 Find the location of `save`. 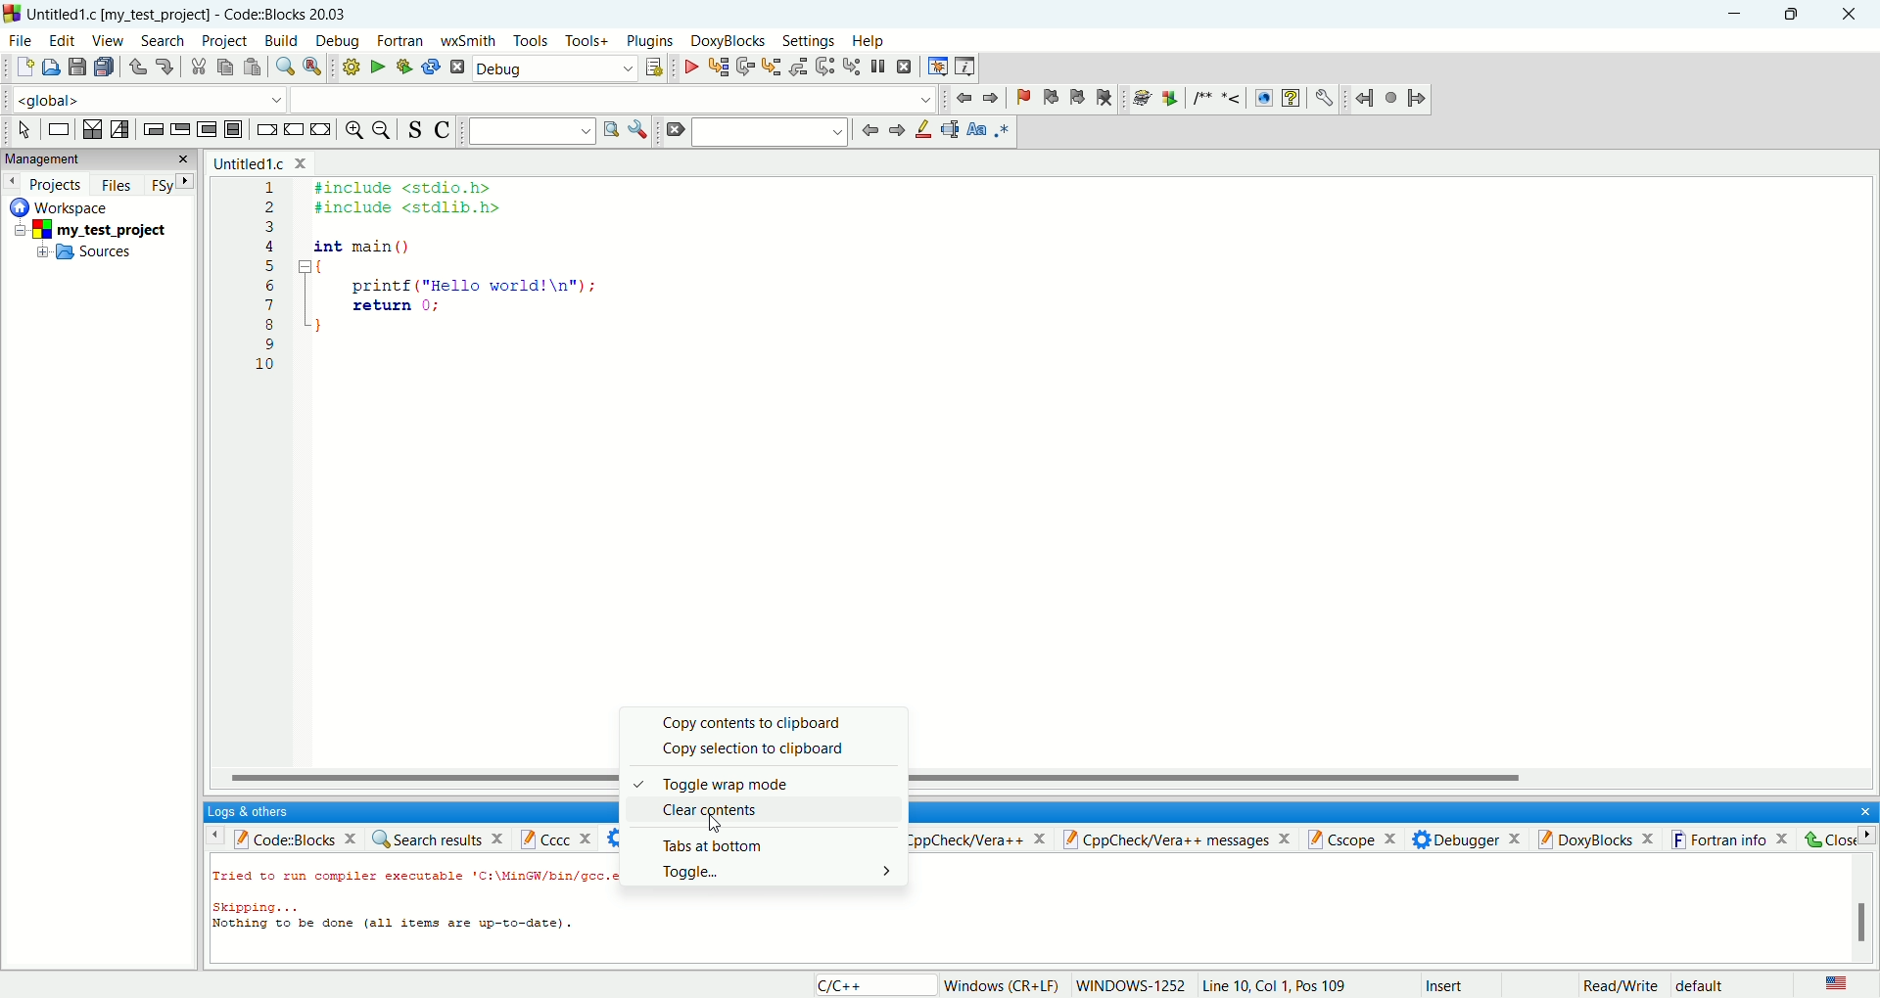

save is located at coordinates (77, 68).